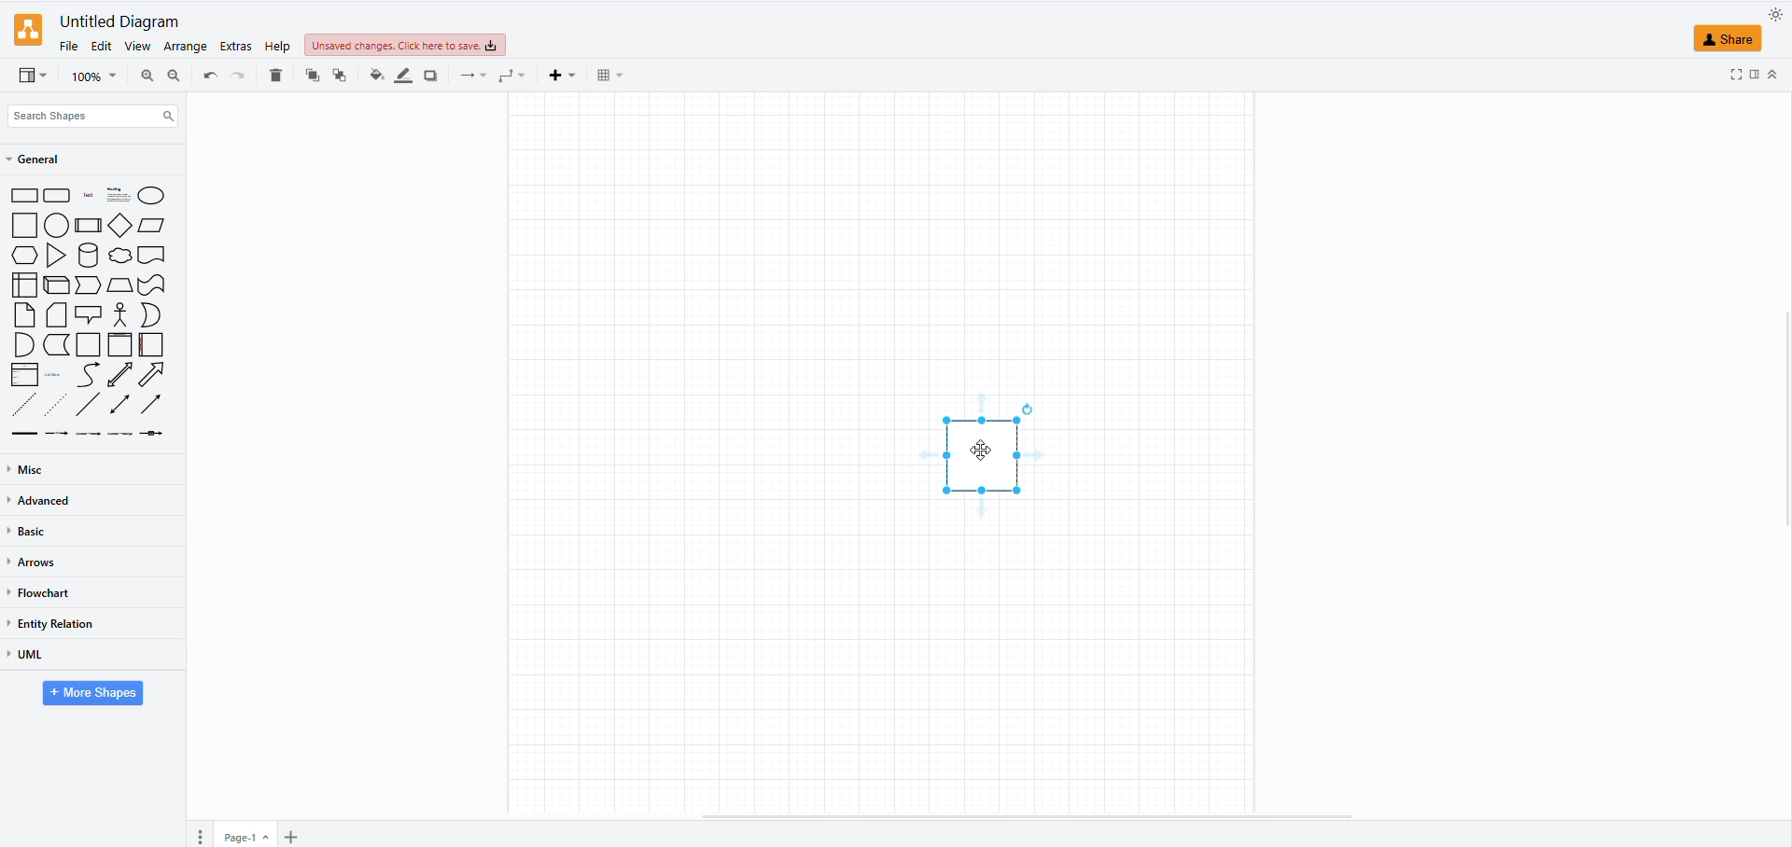  Describe the element at coordinates (58, 197) in the screenshot. I see `rounded rectangle` at that location.